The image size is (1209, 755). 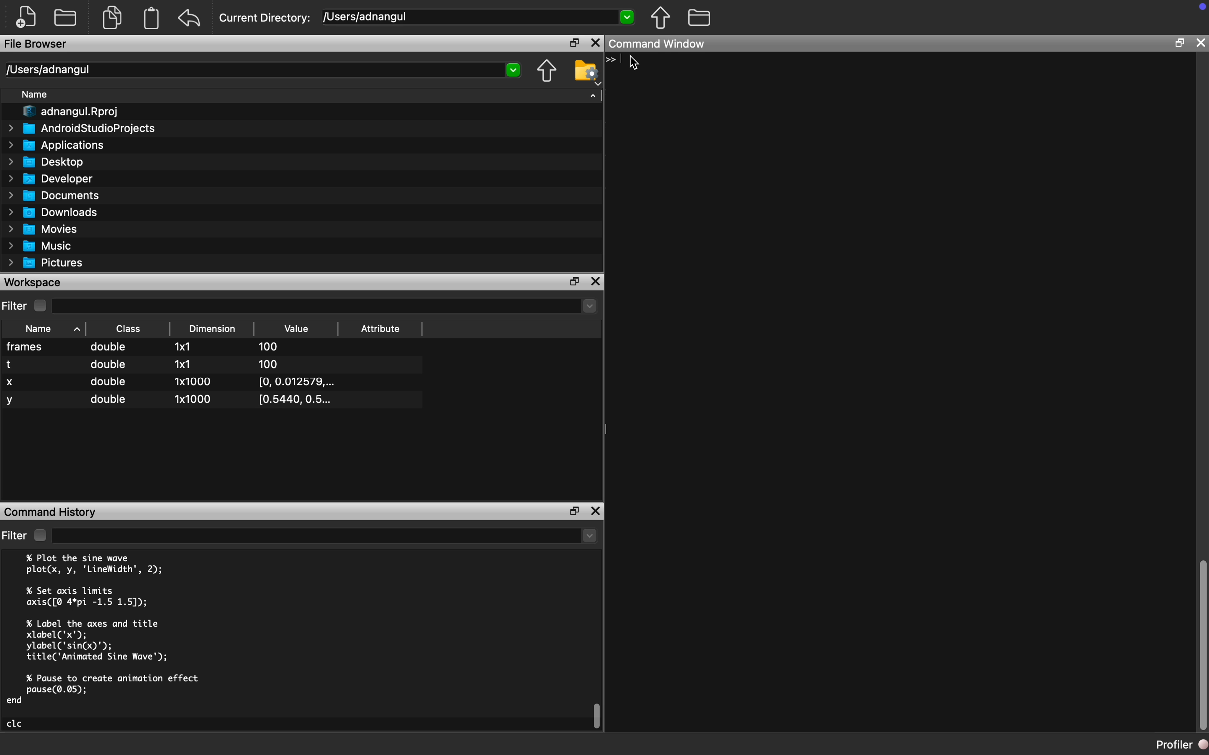 I want to click on Reset, so click(x=189, y=19).